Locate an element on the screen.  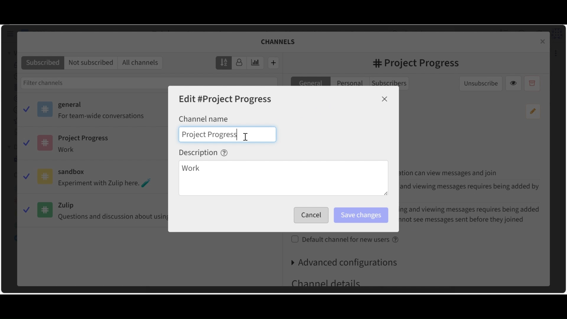
Description is located at coordinates (203, 152).